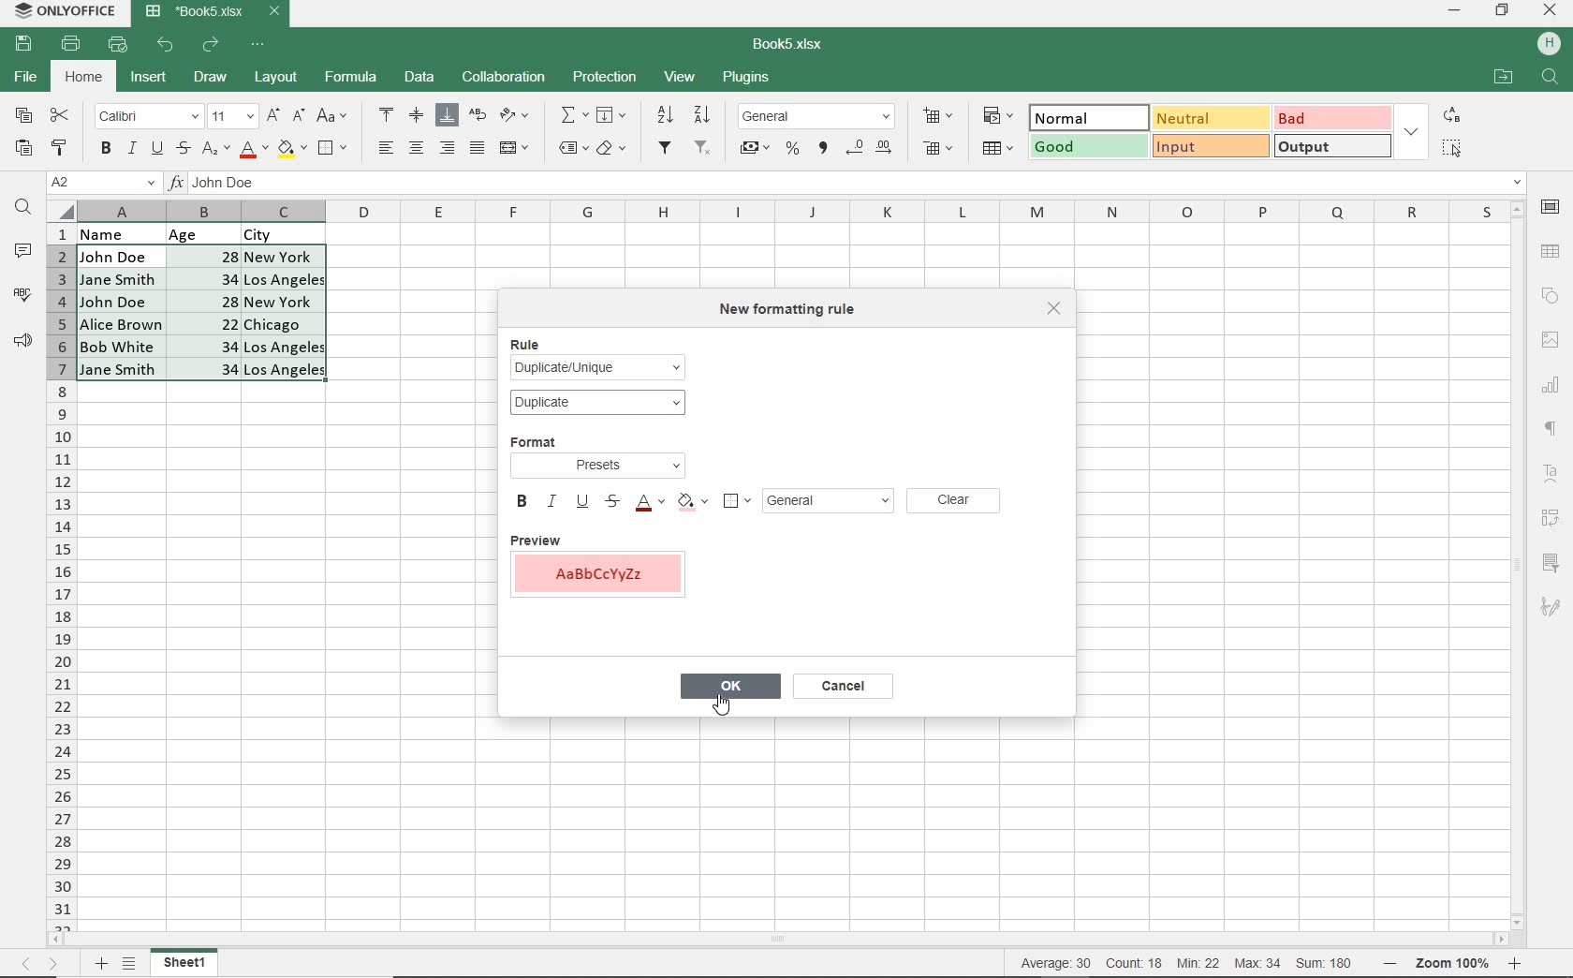 This screenshot has height=978, width=1573. Describe the element at coordinates (582, 502) in the screenshot. I see `UNDERLINE` at that location.